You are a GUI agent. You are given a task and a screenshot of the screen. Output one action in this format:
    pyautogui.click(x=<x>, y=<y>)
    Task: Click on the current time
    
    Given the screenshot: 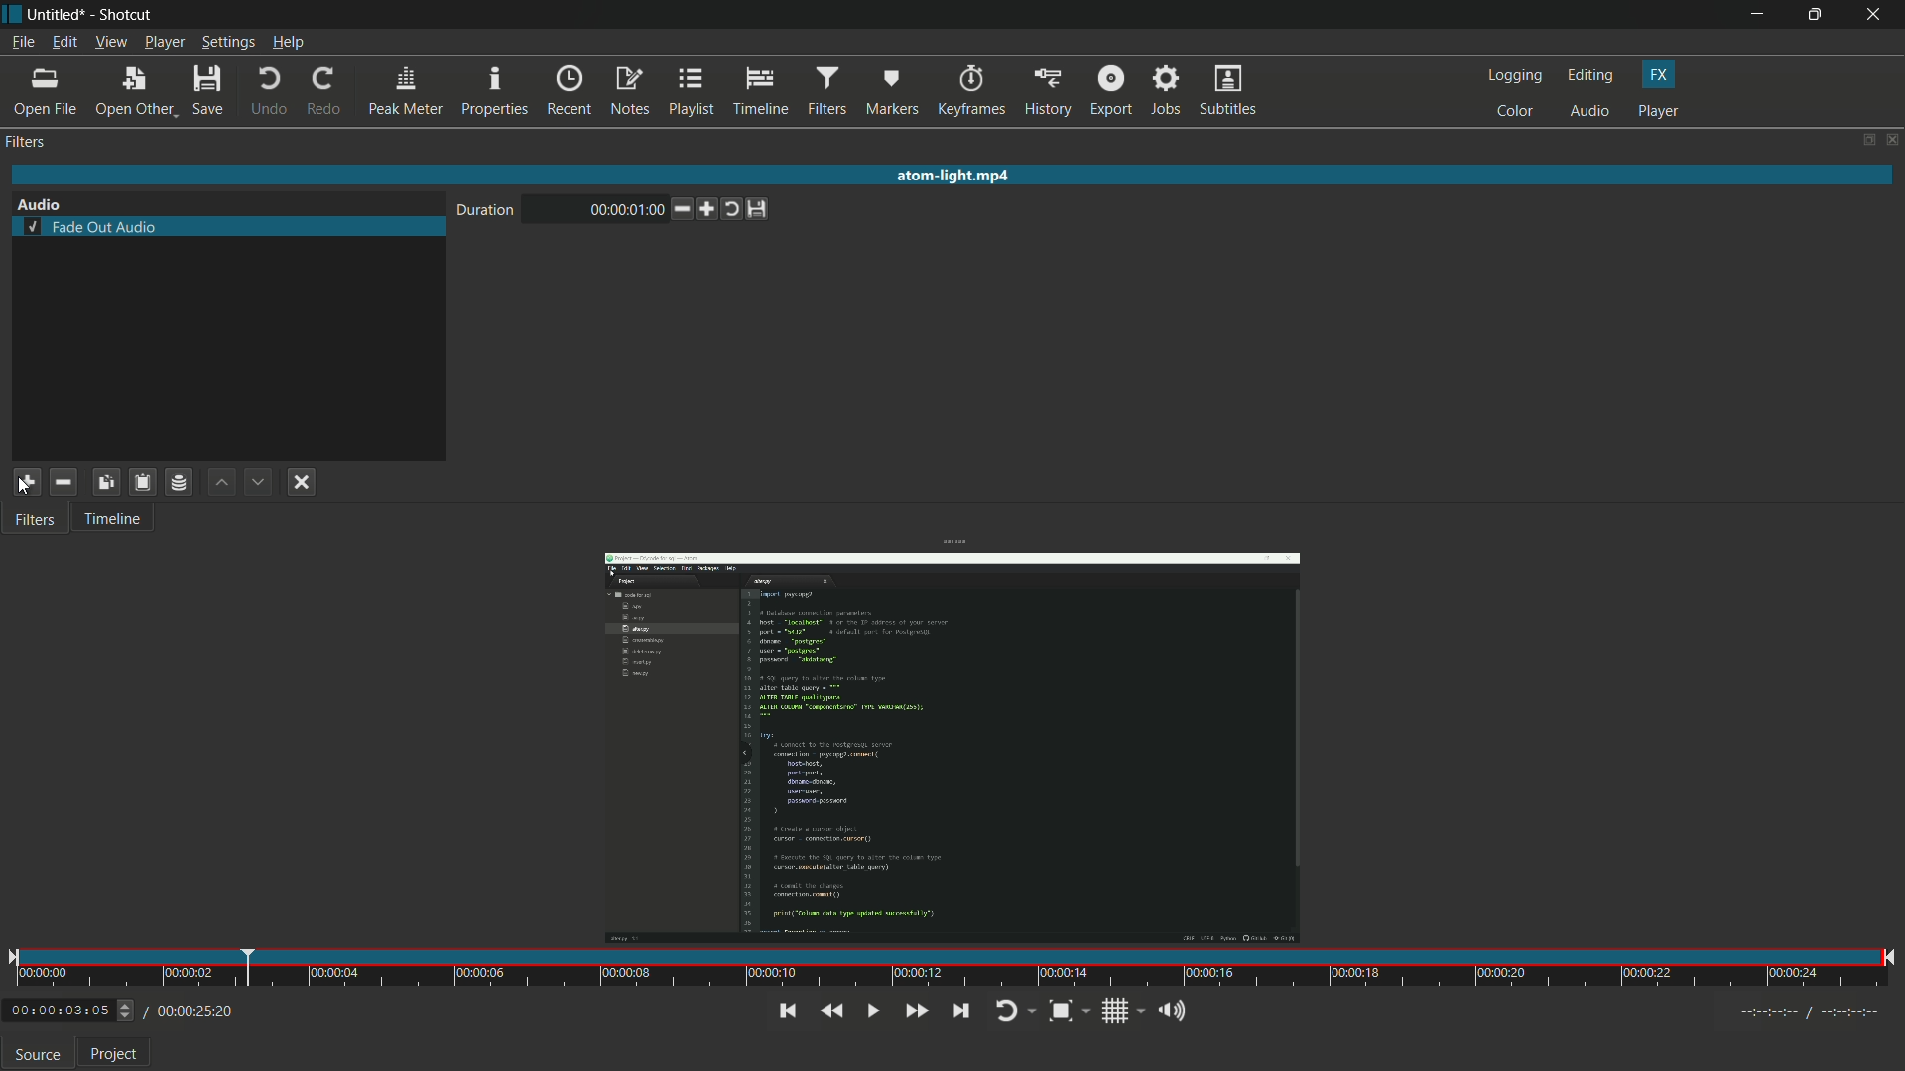 What is the action you would take?
    pyautogui.click(x=58, y=1011)
    